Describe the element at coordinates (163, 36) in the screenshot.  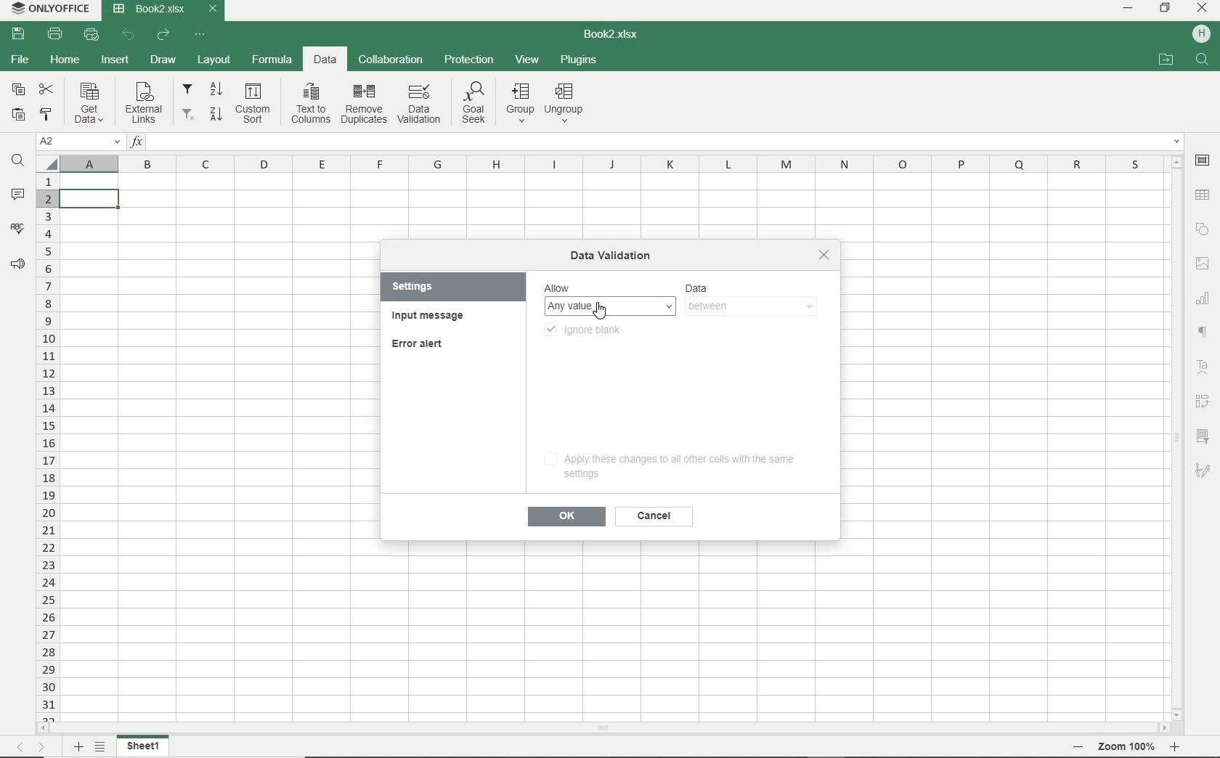
I see `REDO` at that location.